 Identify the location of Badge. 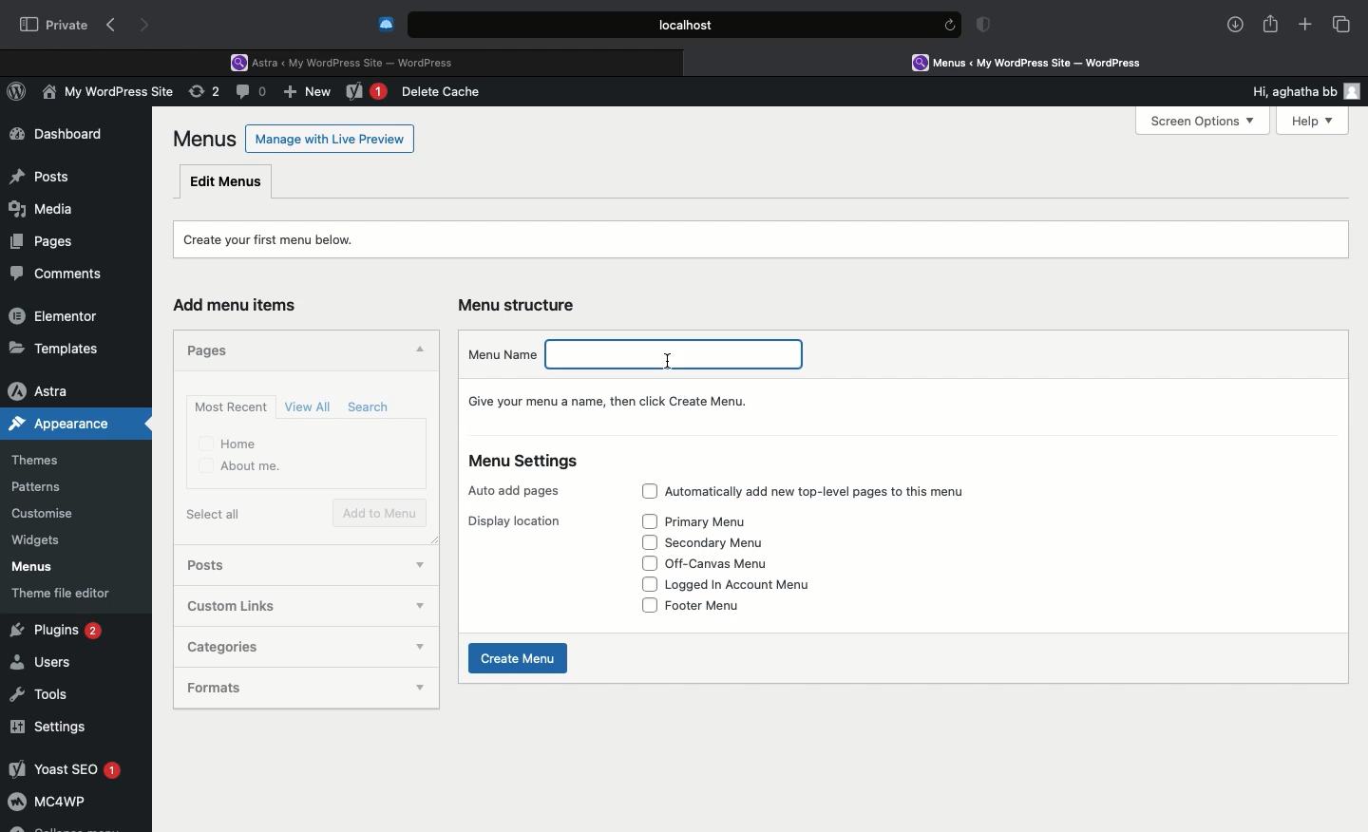
(987, 27).